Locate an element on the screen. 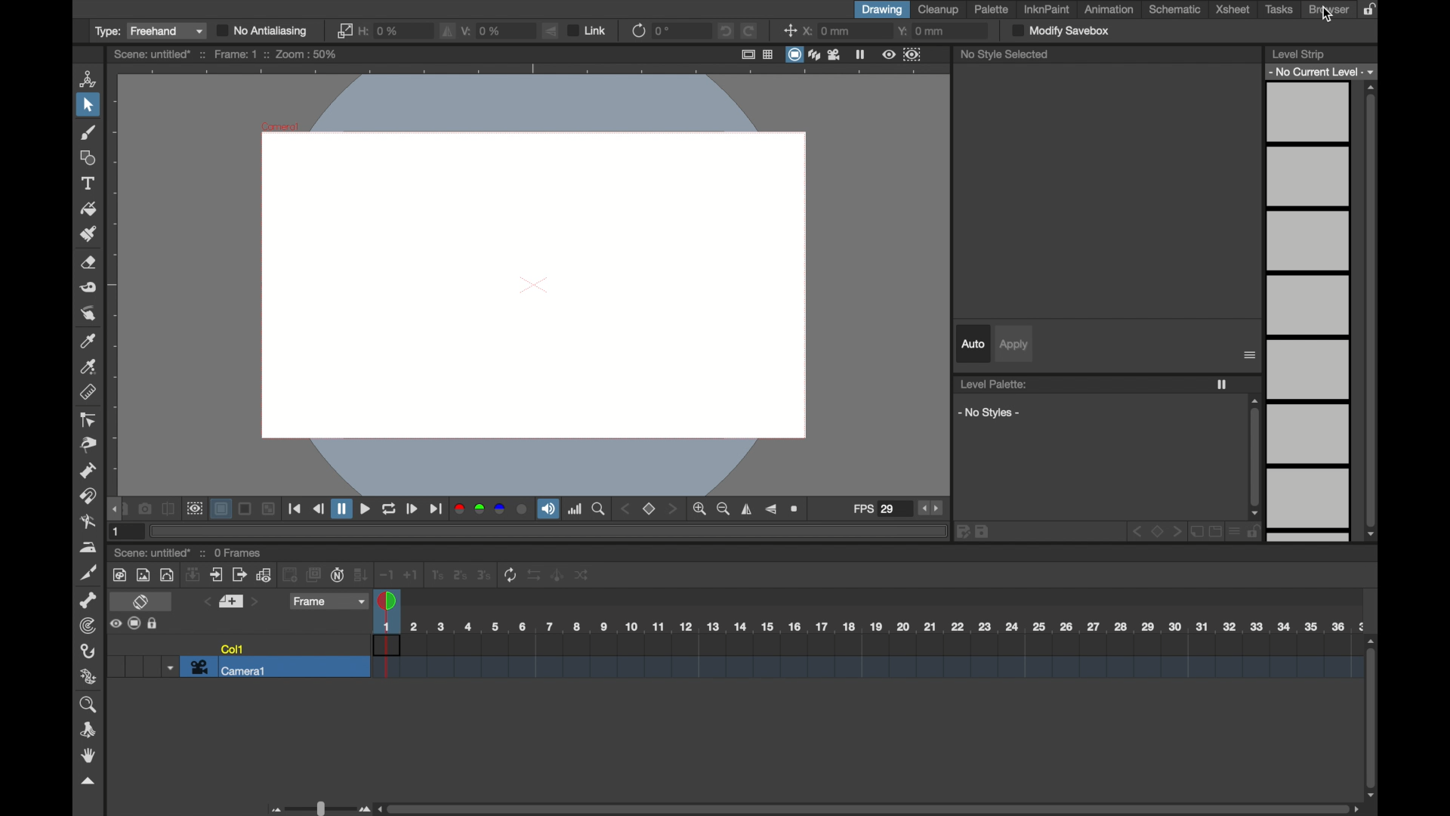  redo is located at coordinates (750, 30).